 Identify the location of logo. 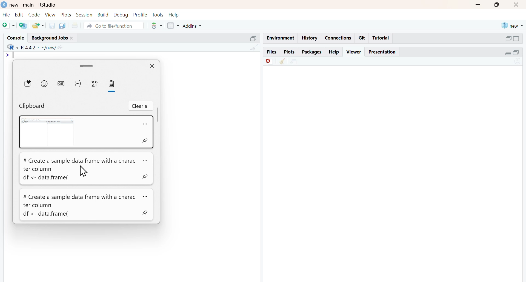
(5, 4).